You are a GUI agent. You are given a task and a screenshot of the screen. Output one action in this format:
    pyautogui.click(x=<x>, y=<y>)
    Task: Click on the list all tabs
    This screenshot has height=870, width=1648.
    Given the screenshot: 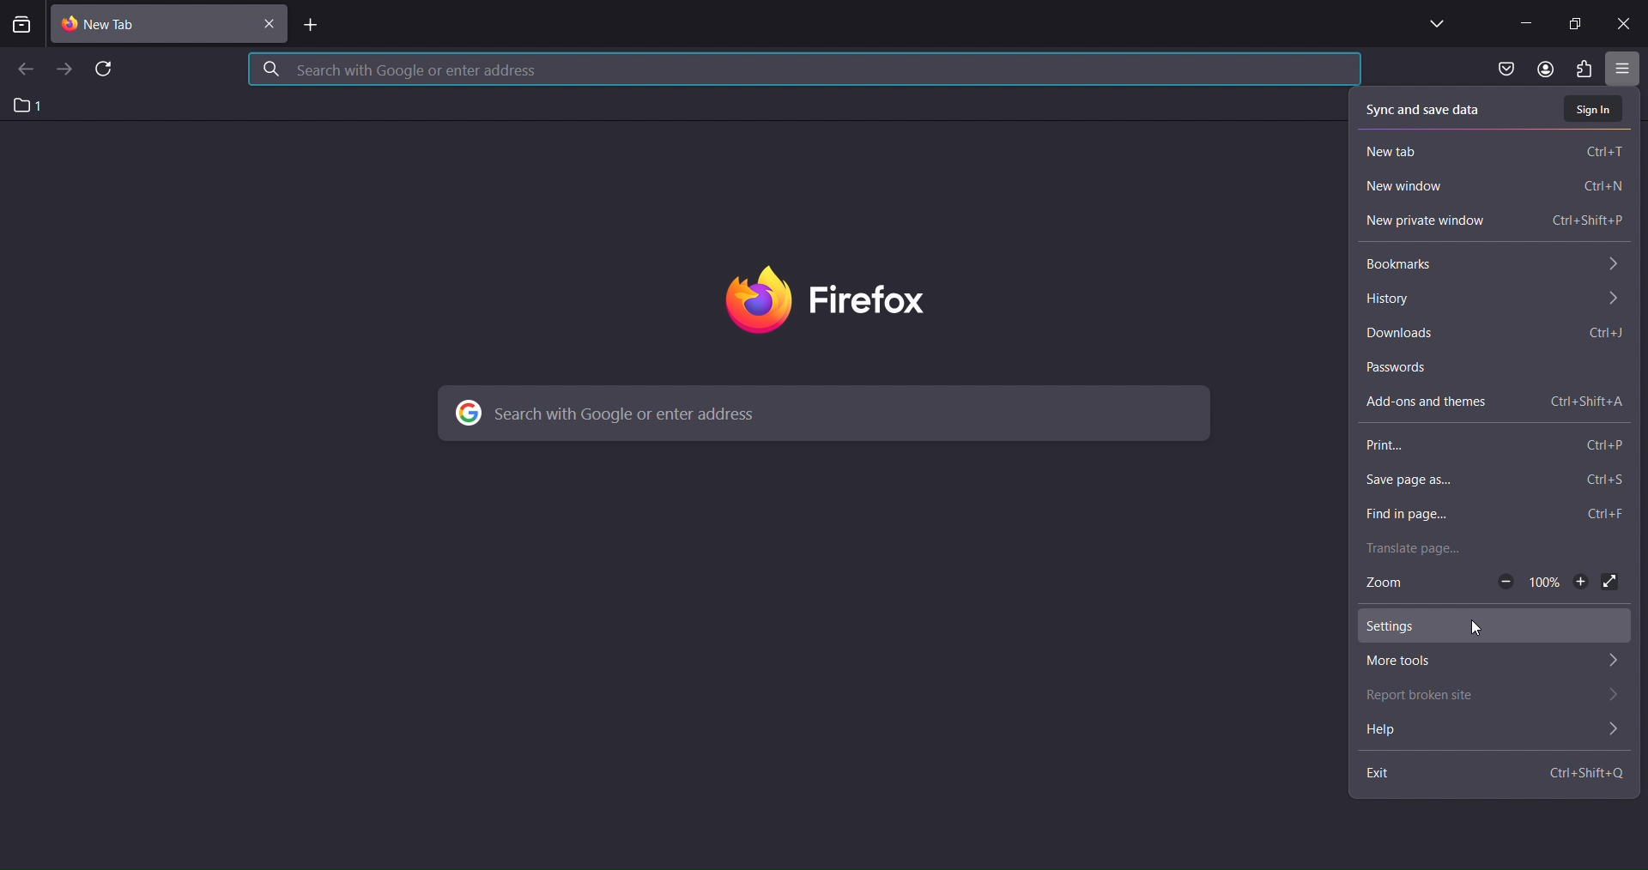 What is the action you would take?
    pyautogui.click(x=1444, y=24)
    